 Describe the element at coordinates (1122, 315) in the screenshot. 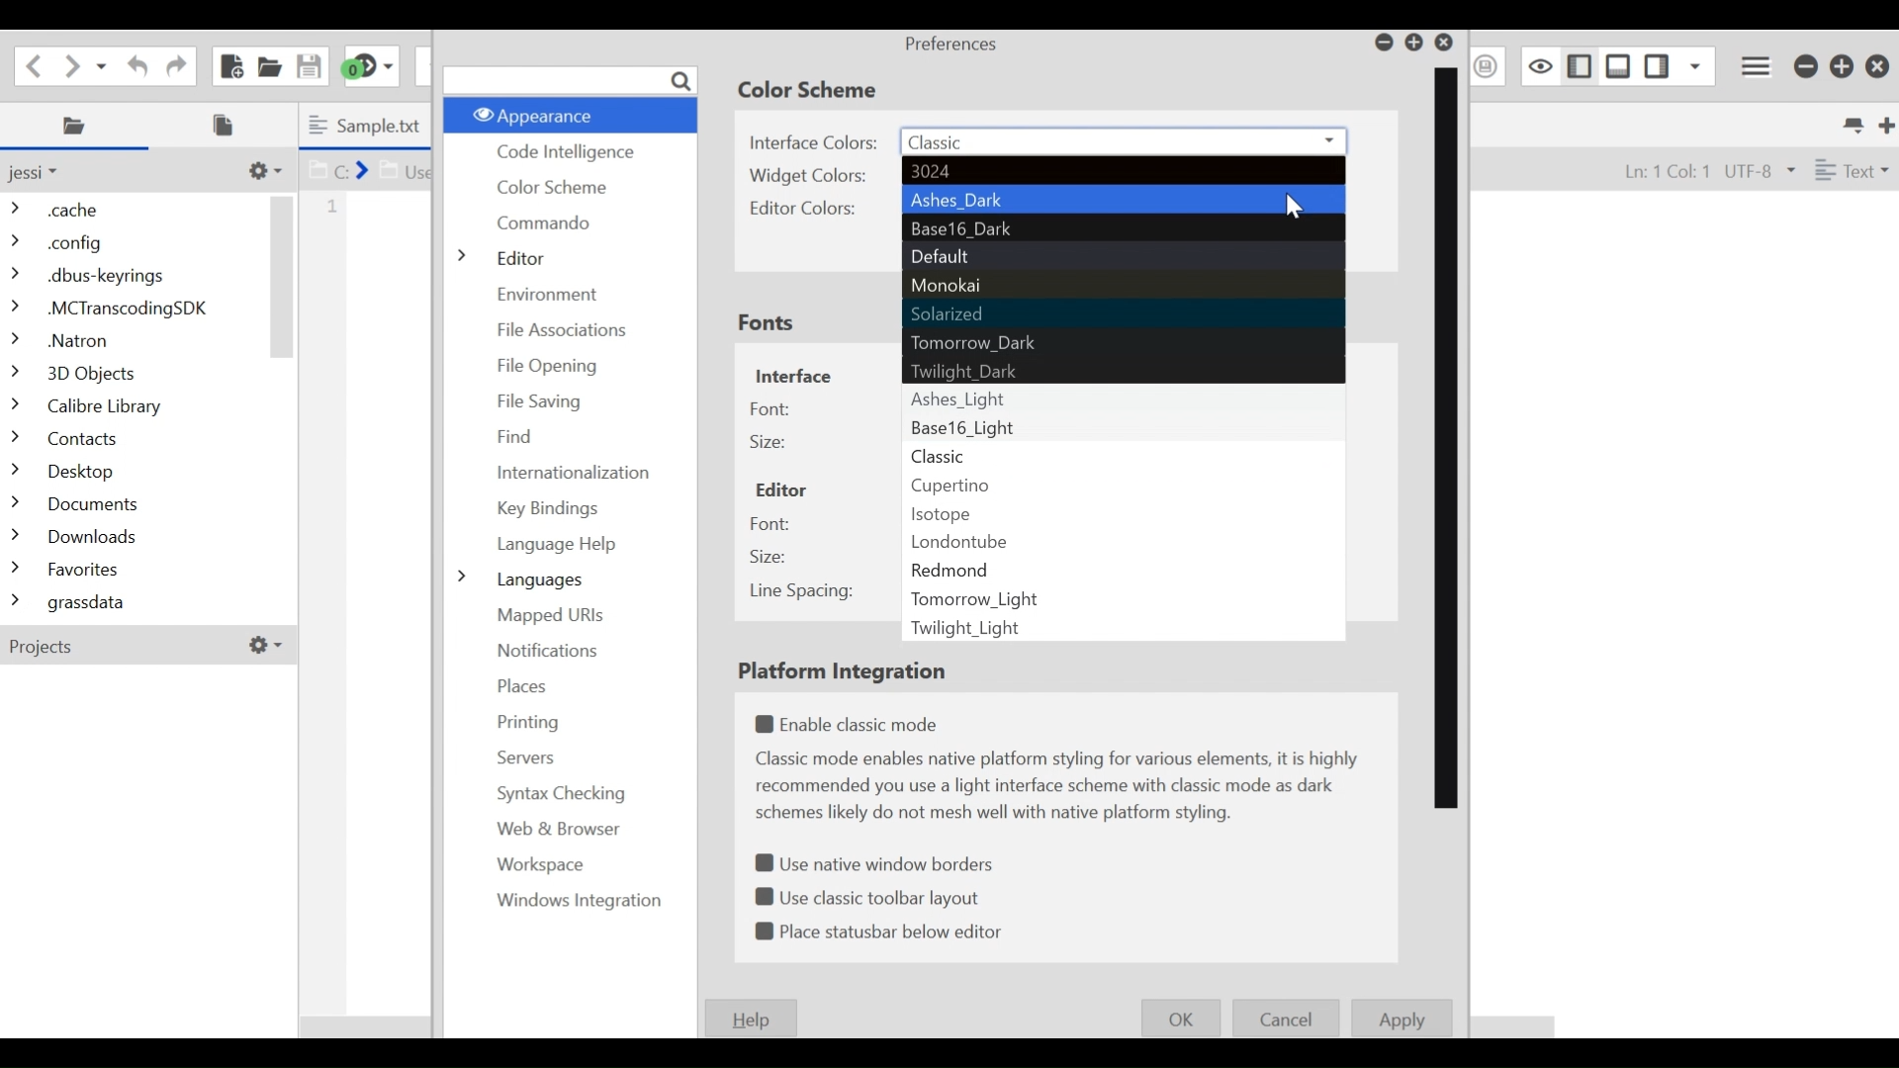

I see `Solarized` at that location.